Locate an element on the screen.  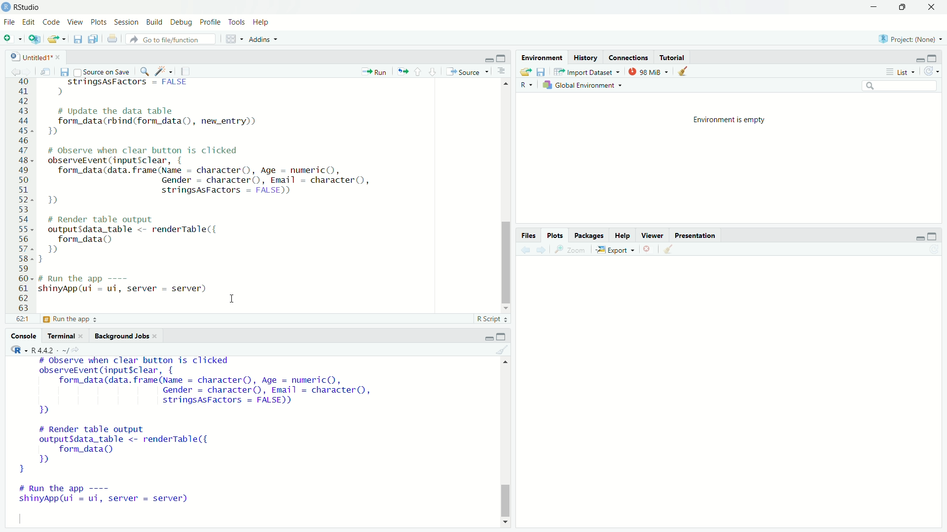
RStudio is located at coordinates (30, 6).